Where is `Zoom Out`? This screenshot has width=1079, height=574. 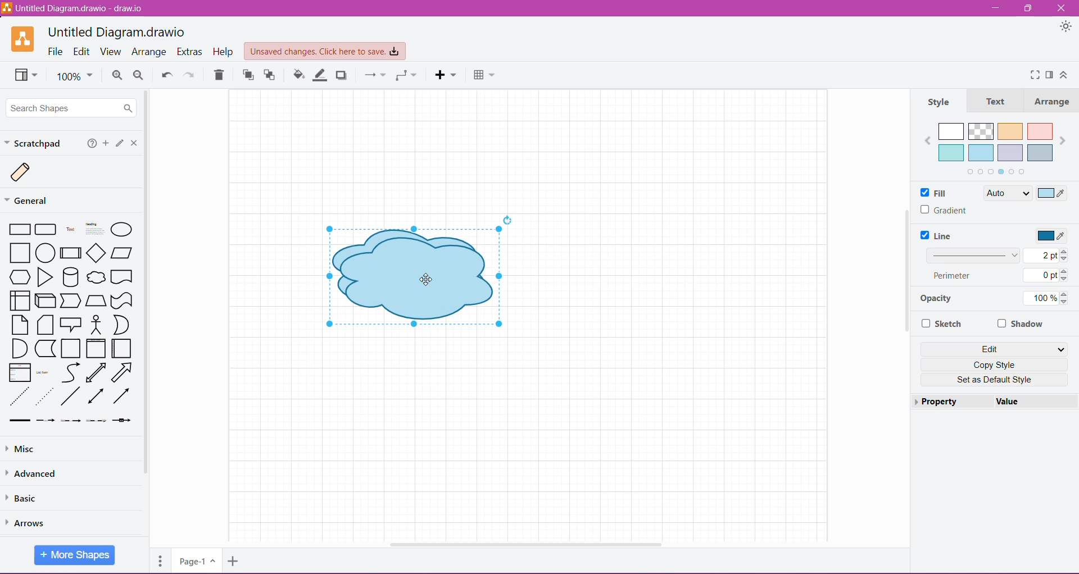 Zoom Out is located at coordinates (139, 75).